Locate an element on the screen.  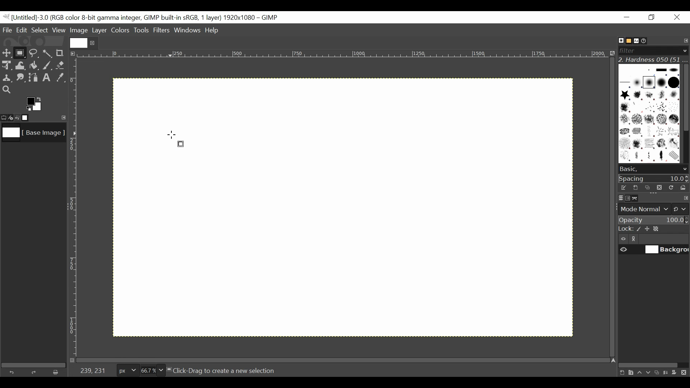
Edit is located at coordinates (22, 30).